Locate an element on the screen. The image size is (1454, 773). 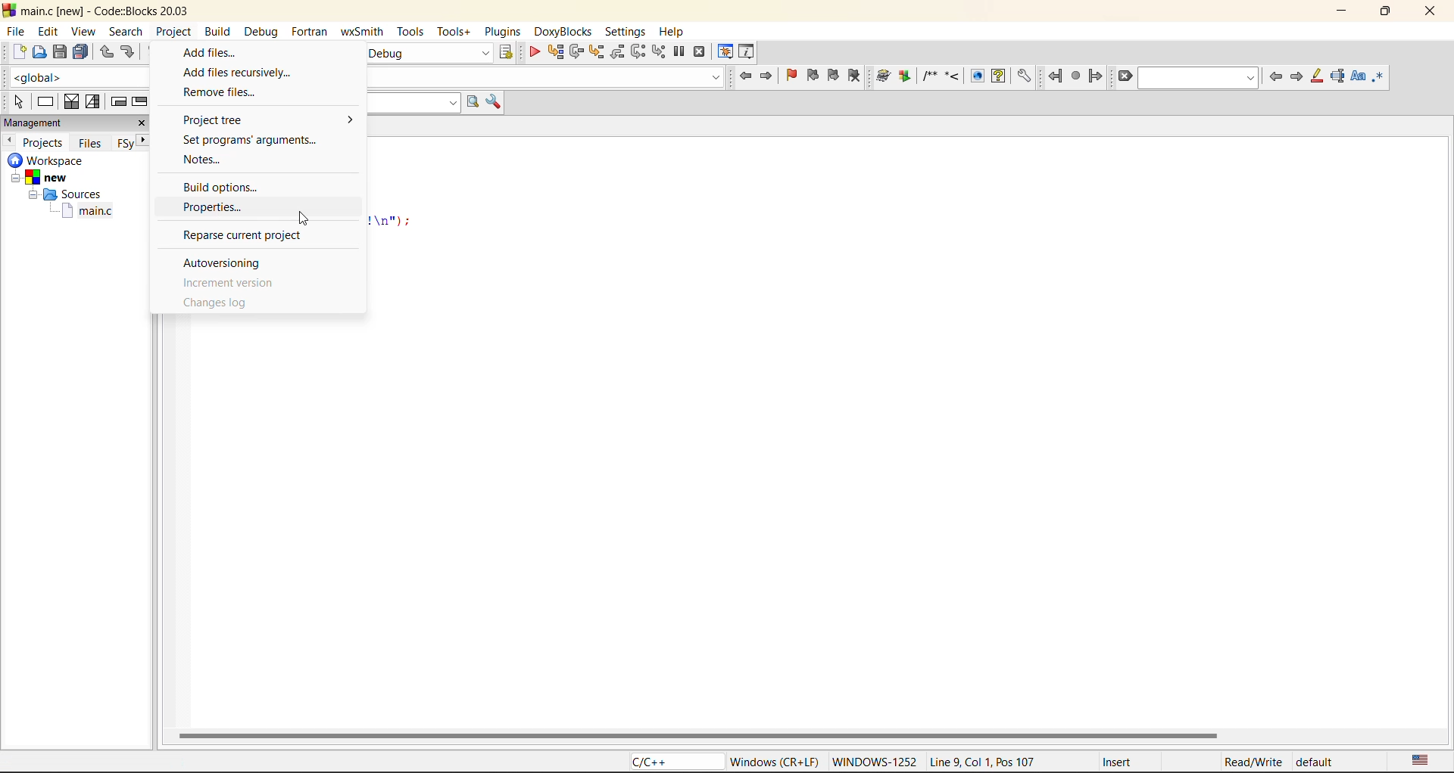
main.c [new] - Code::Blocks 20.03 is located at coordinates (109, 10).